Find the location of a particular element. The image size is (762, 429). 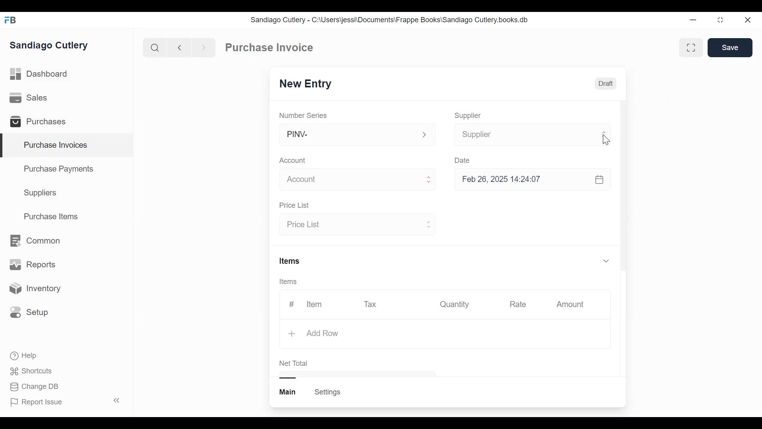

Expand is located at coordinates (428, 224).